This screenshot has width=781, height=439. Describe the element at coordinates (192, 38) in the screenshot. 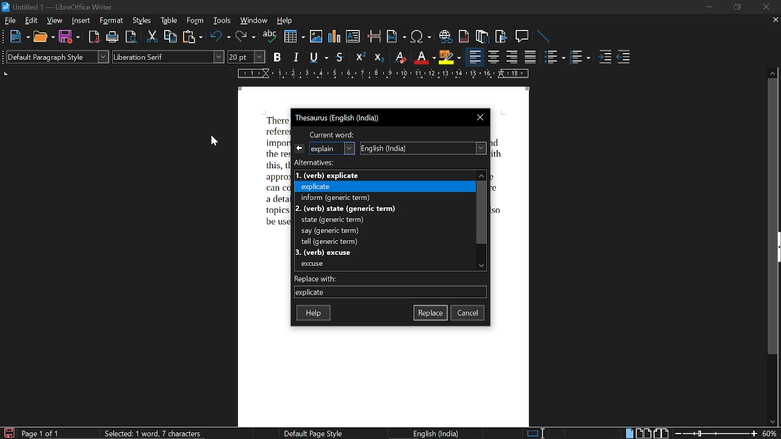

I see `paste` at that location.